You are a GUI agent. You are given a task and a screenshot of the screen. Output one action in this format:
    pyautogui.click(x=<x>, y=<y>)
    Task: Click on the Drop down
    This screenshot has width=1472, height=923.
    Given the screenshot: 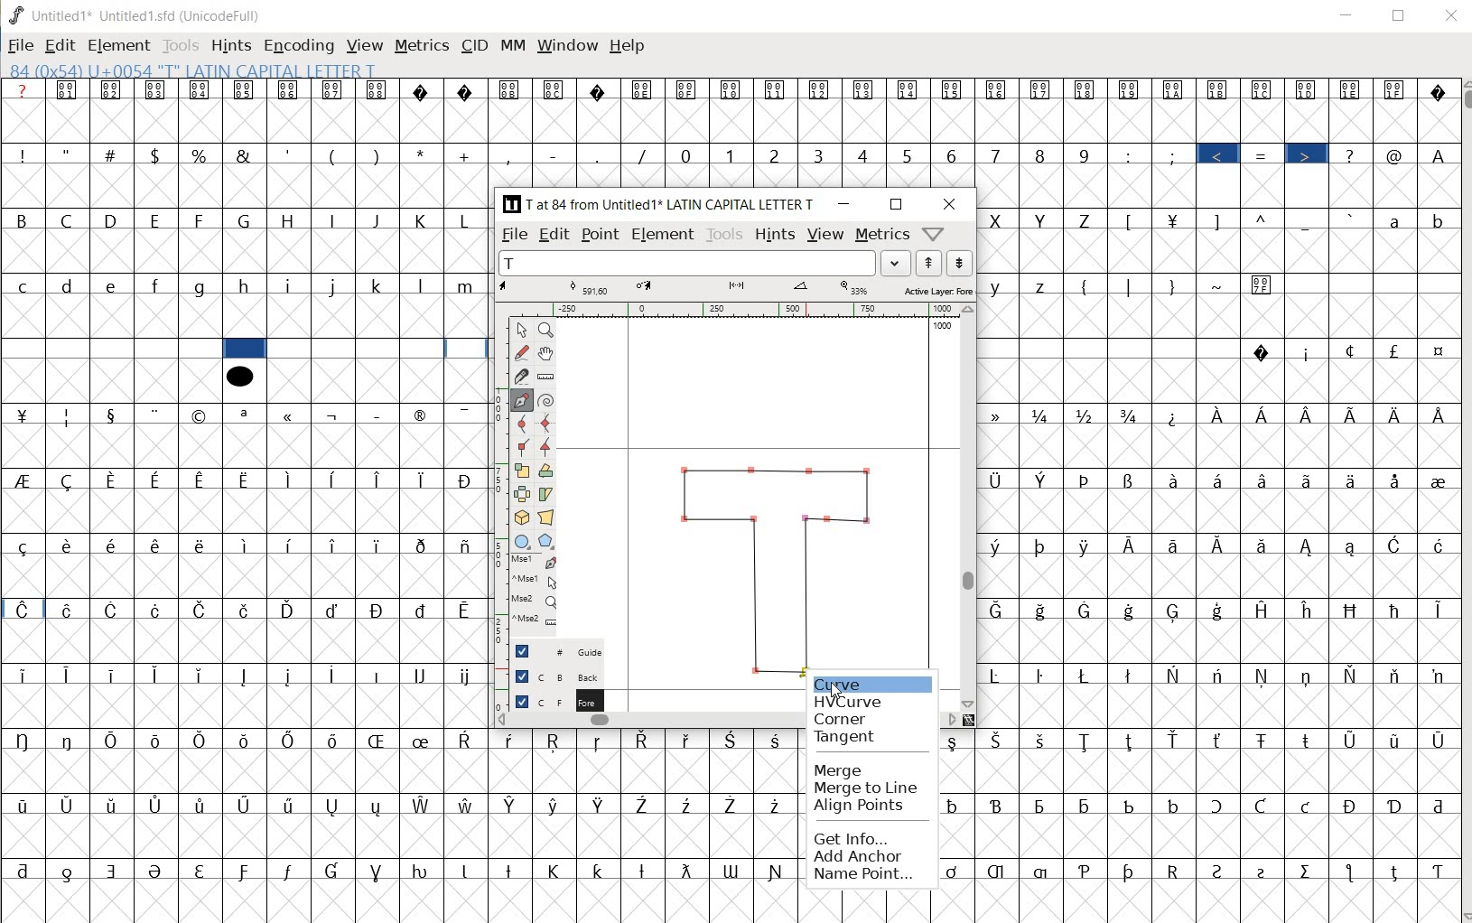 What is the action you would take?
    pyautogui.click(x=896, y=263)
    